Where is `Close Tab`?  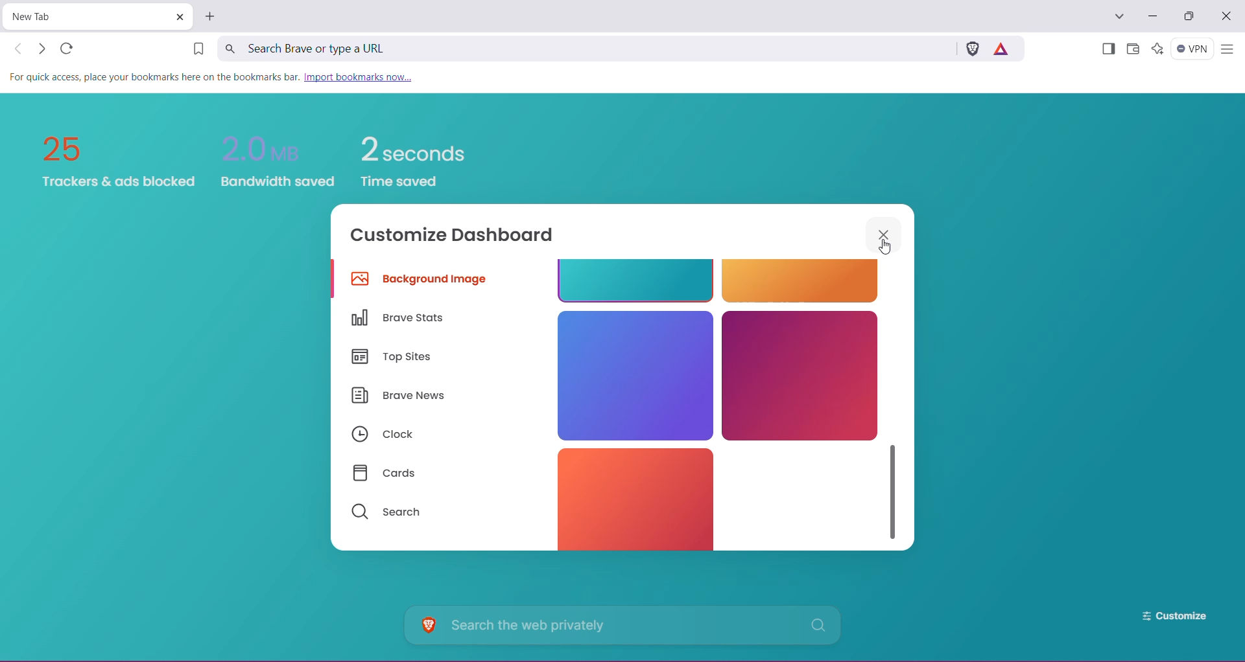 Close Tab is located at coordinates (179, 17).